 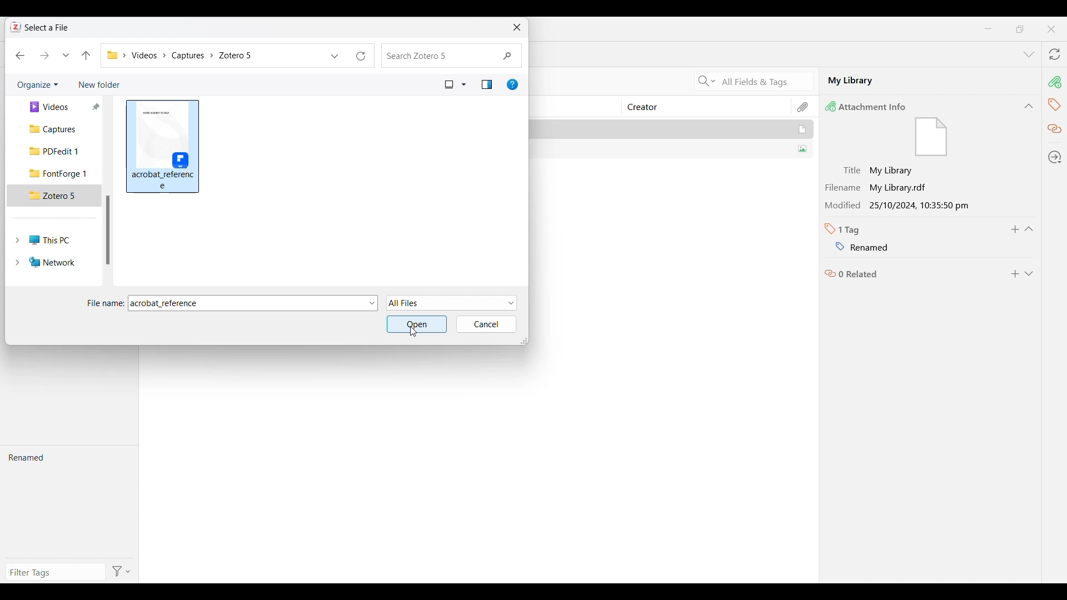 I want to click on Add, so click(x=1015, y=229).